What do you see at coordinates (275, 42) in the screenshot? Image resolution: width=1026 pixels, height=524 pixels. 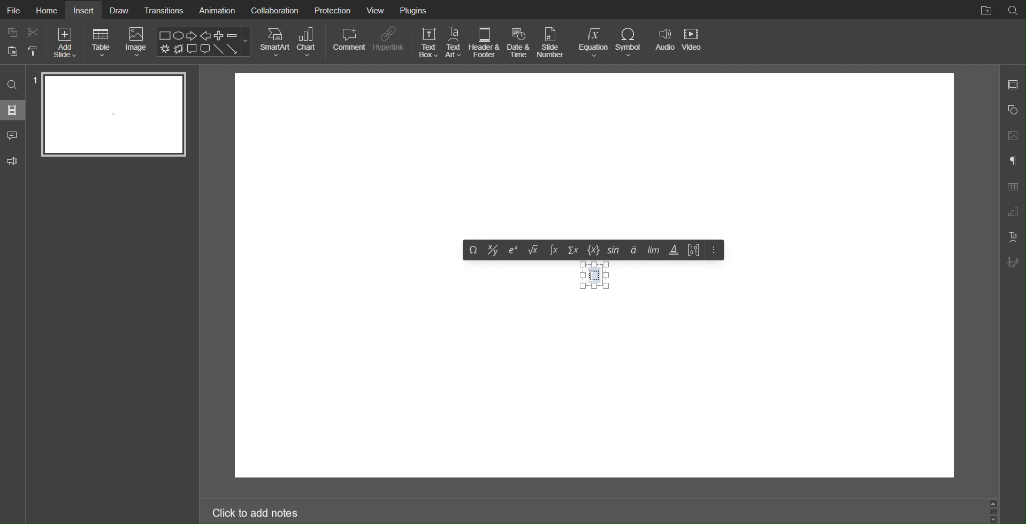 I see `SmartArt` at bounding box center [275, 42].